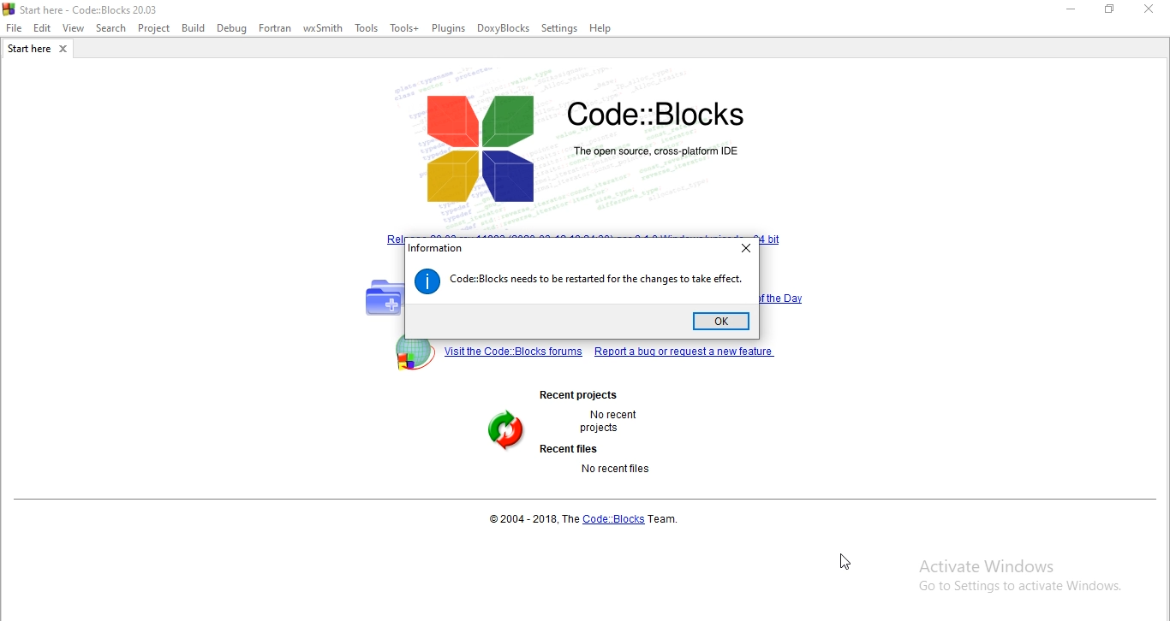 This screenshot has width=1170, height=621. Describe the element at coordinates (230, 29) in the screenshot. I see `Debug` at that location.